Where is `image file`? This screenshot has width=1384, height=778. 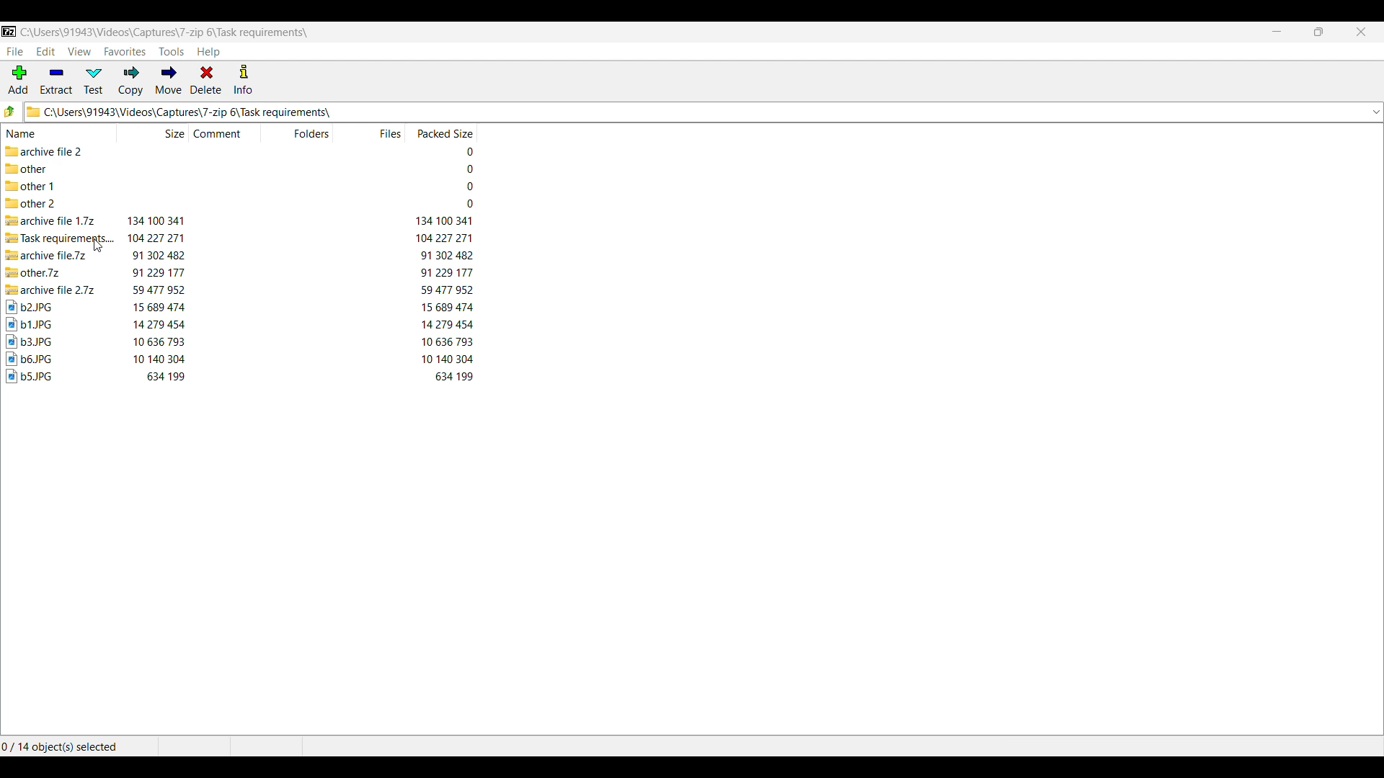 image file is located at coordinates (40, 341).